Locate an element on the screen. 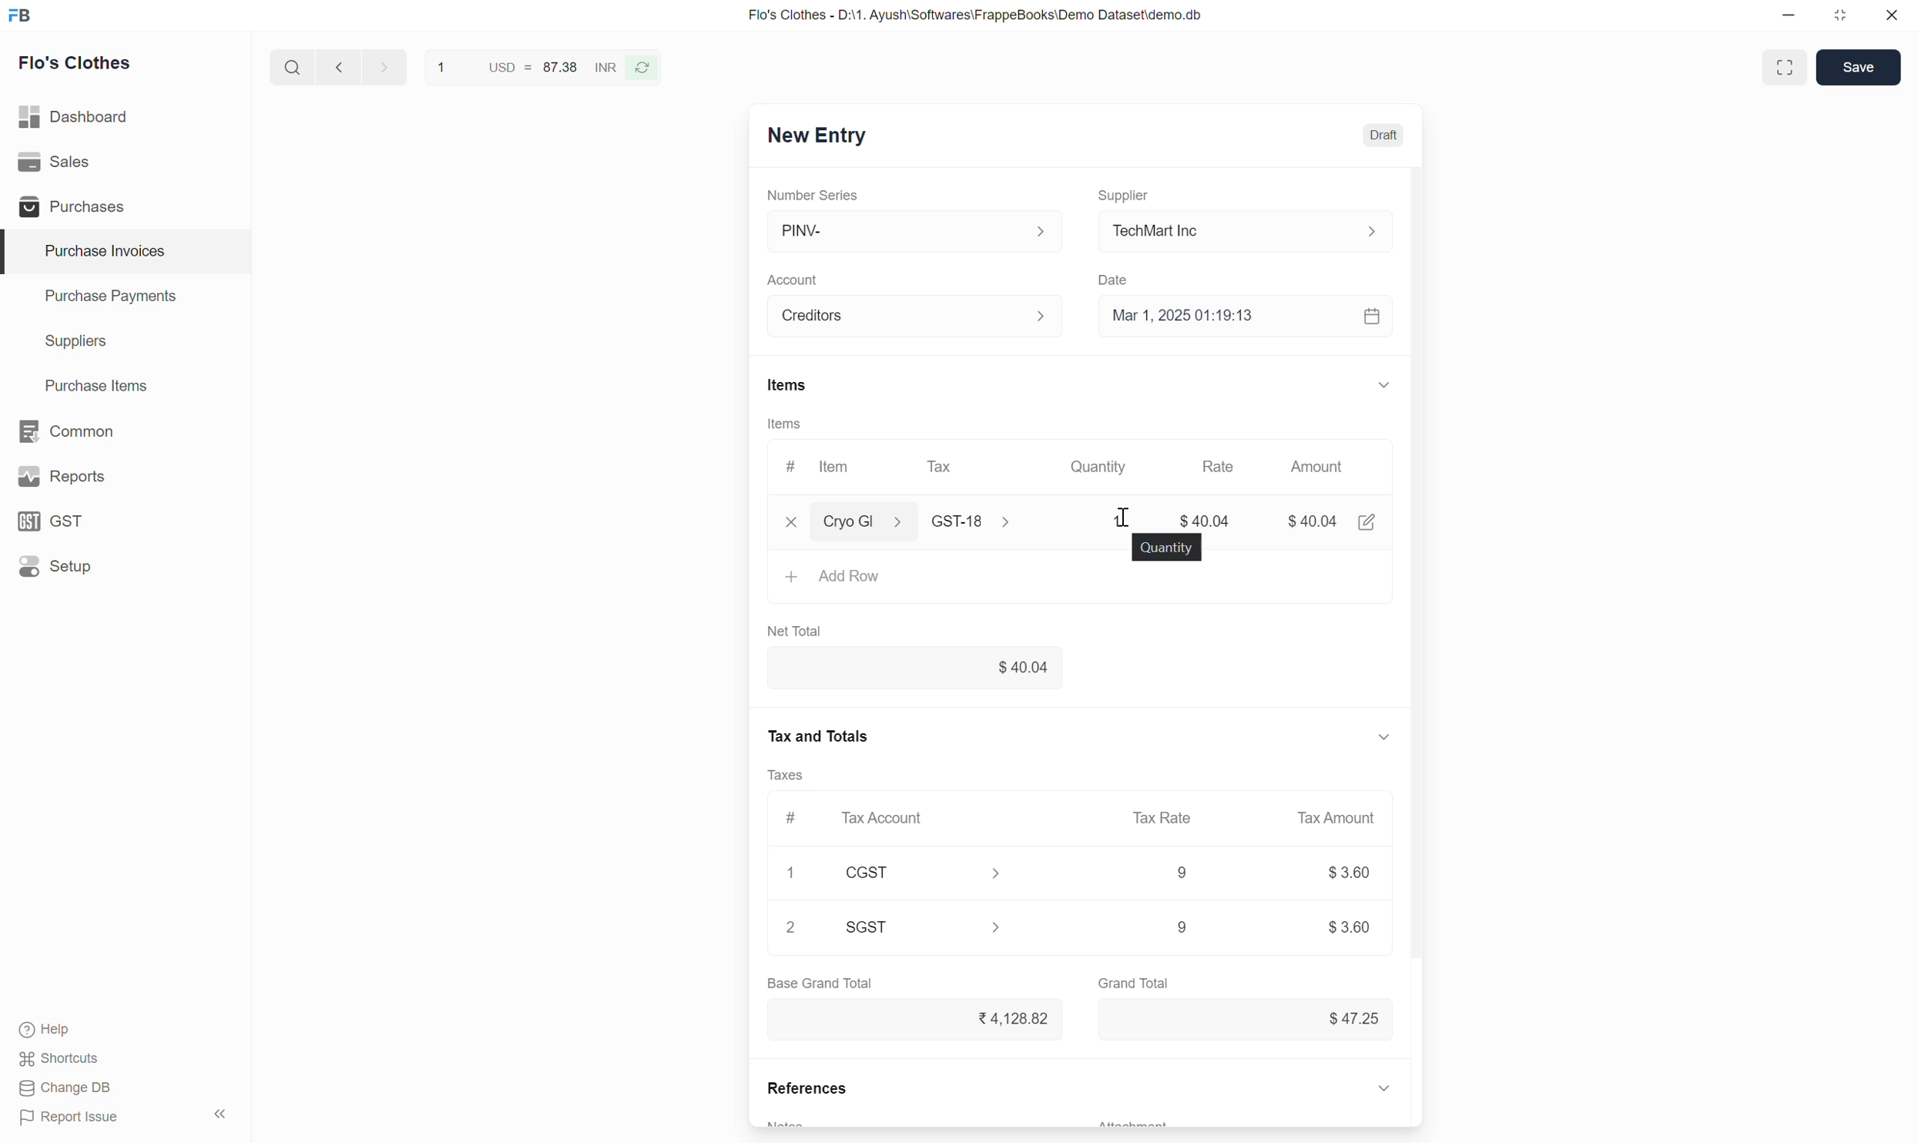  New Entry is located at coordinates (815, 137).